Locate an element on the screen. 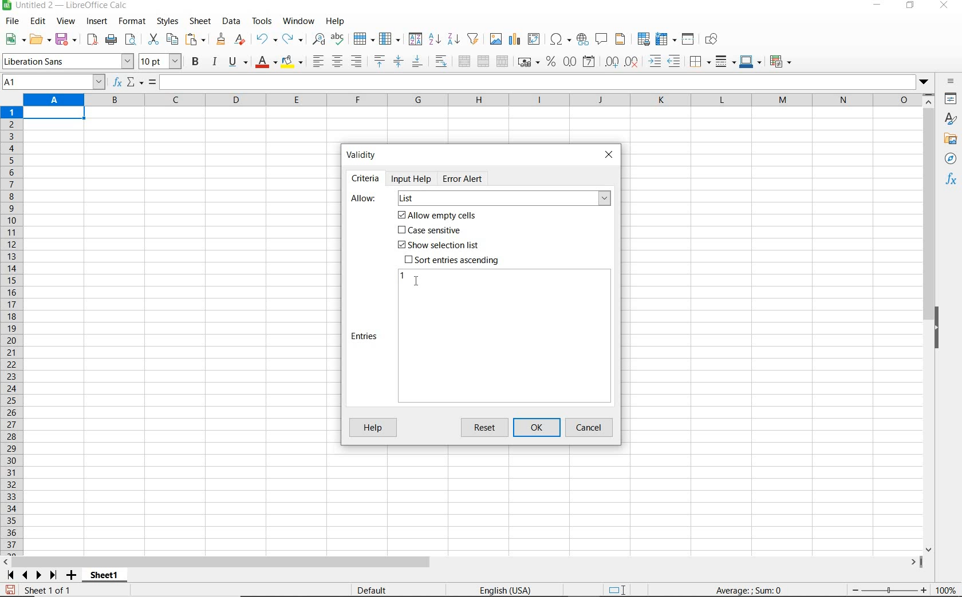  edit is located at coordinates (38, 23).